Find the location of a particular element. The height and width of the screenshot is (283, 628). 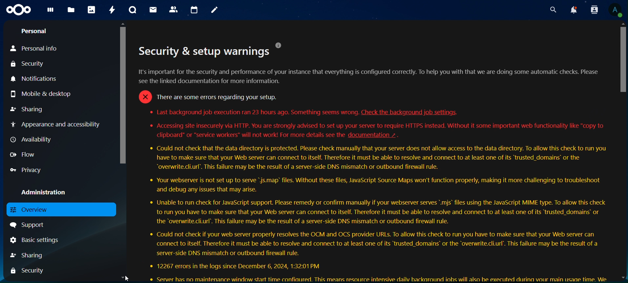

notes is located at coordinates (215, 11).